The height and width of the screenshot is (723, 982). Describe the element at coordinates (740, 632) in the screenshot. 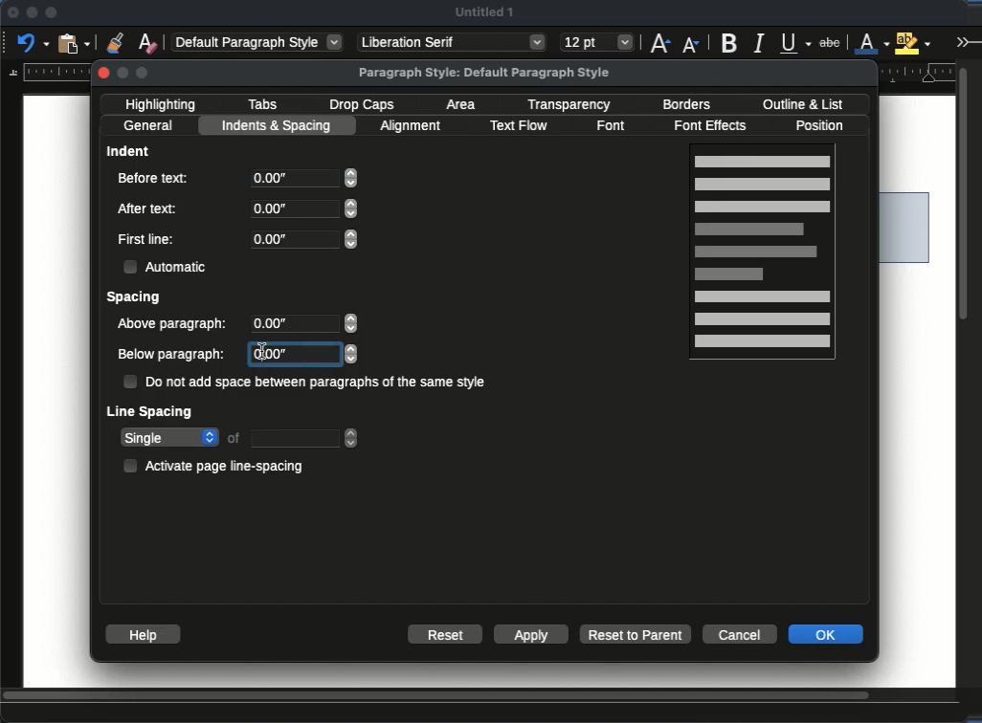

I see `cancel` at that location.